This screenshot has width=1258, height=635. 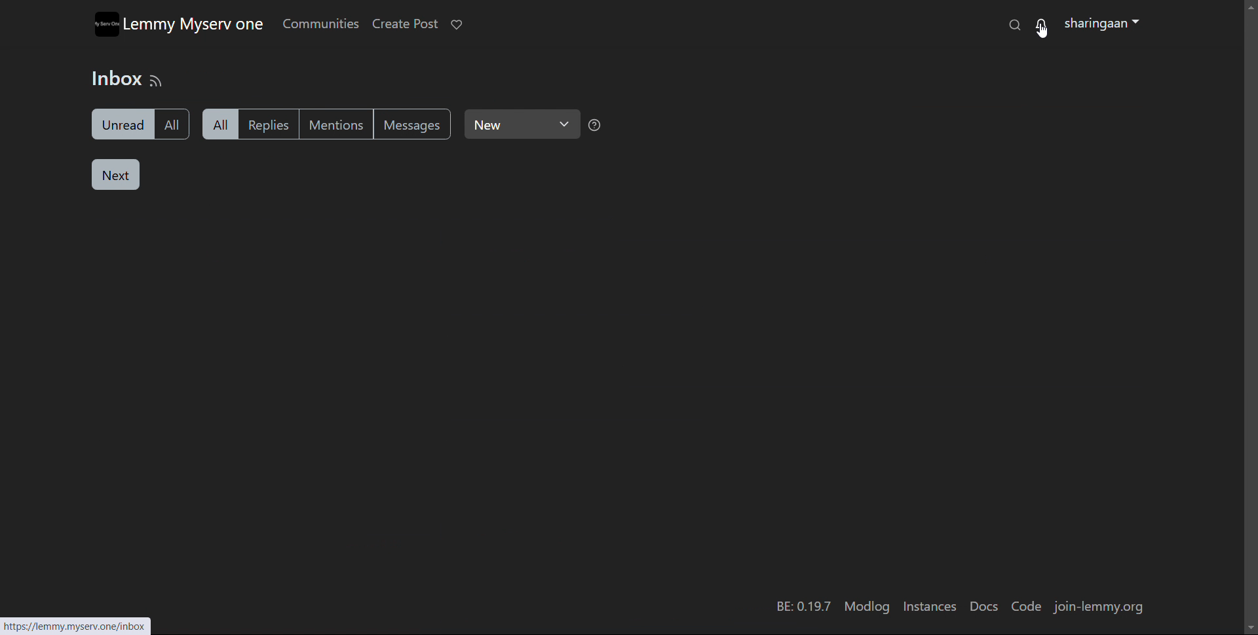 I want to click on version, so click(x=801, y=606).